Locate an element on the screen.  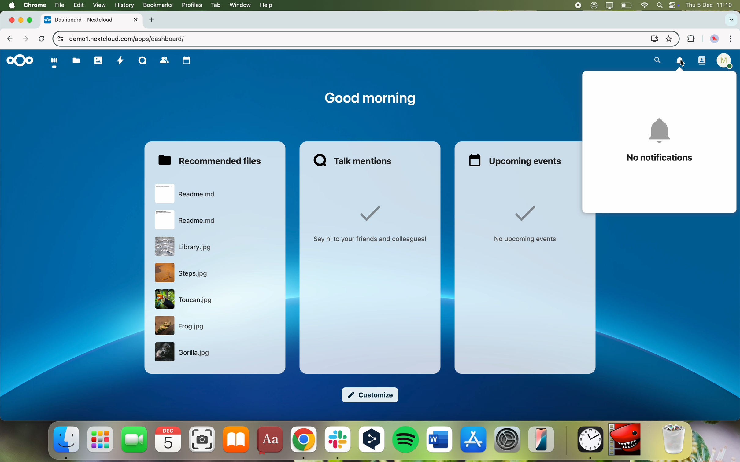
screen is located at coordinates (652, 38).